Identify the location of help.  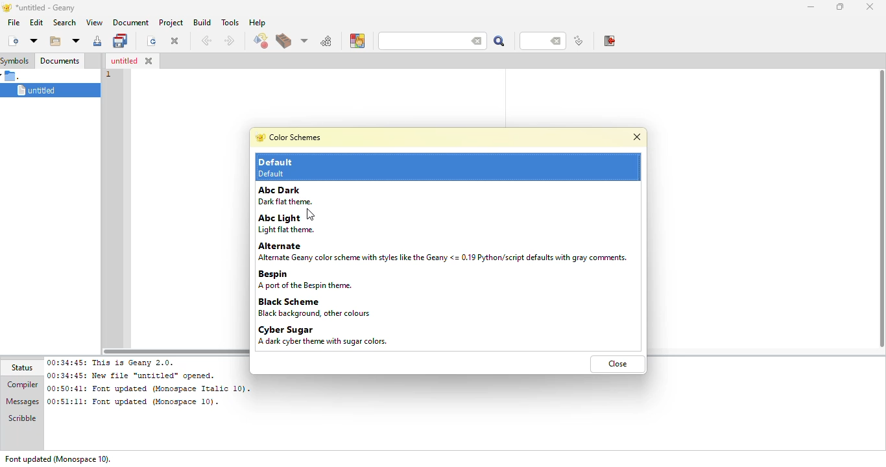
(256, 23).